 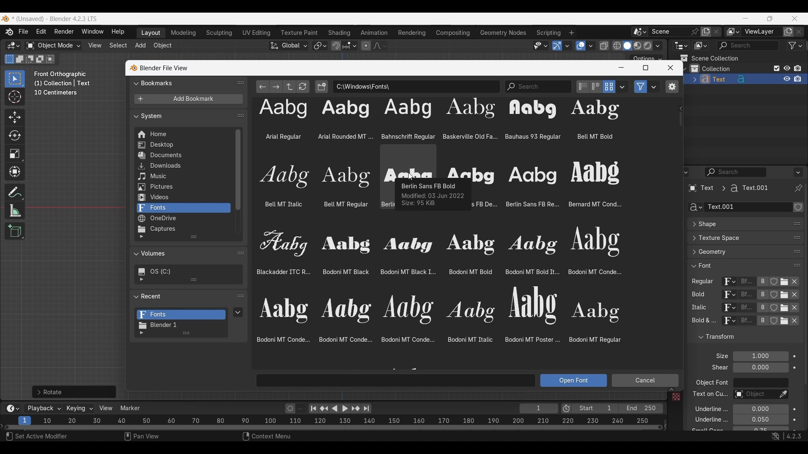 What do you see at coordinates (657, 46) in the screenshot?
I see `Shading` at bounding box center [657, 46].